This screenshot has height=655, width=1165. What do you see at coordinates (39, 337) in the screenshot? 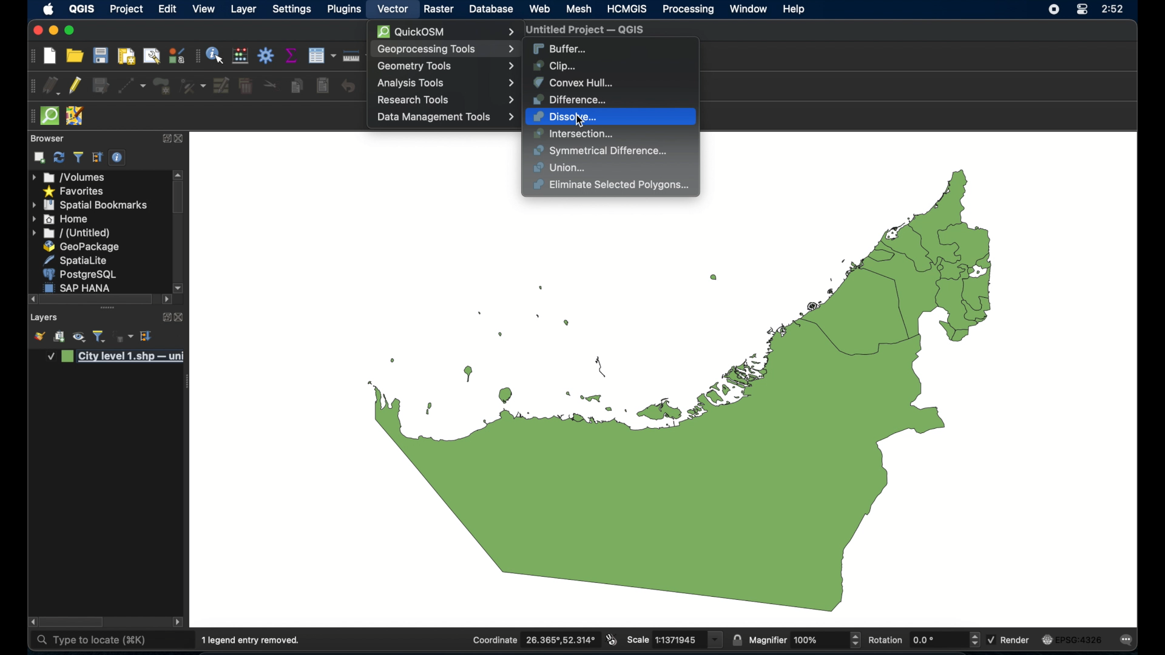
I see `open layer styling panel` at bounding box center [39, 337].